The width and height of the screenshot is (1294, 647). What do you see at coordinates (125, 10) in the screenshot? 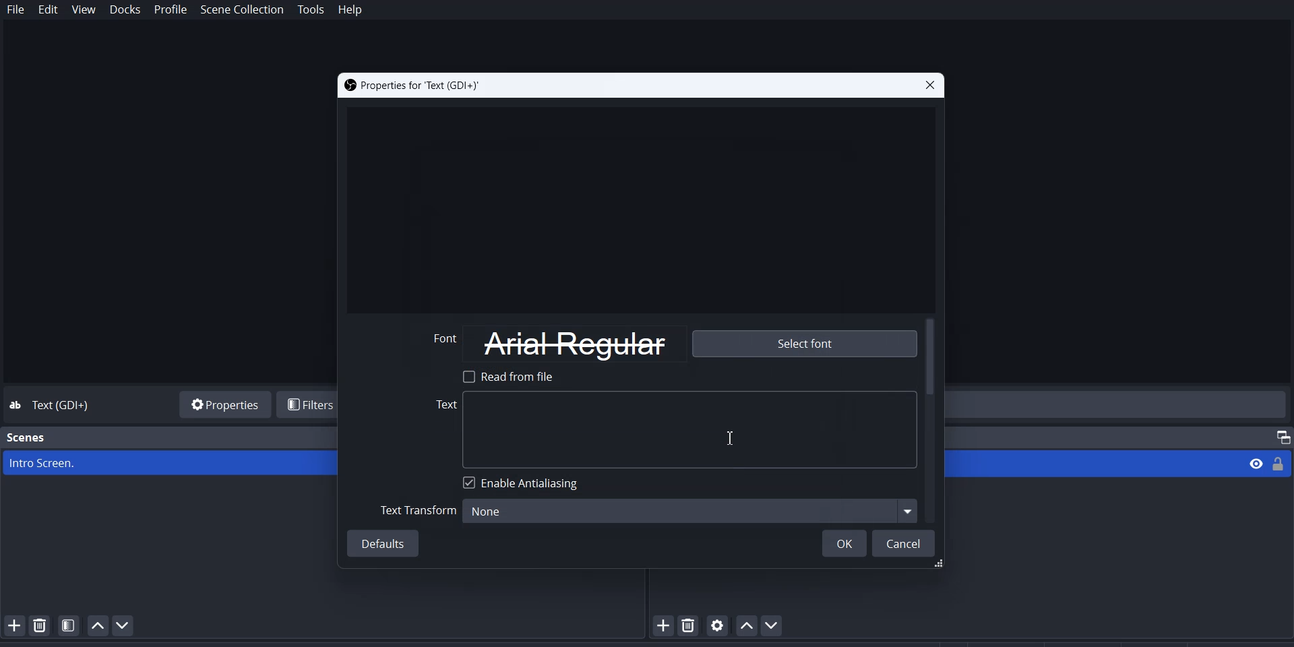
I see `Docks` at bounding box center [125, 10].